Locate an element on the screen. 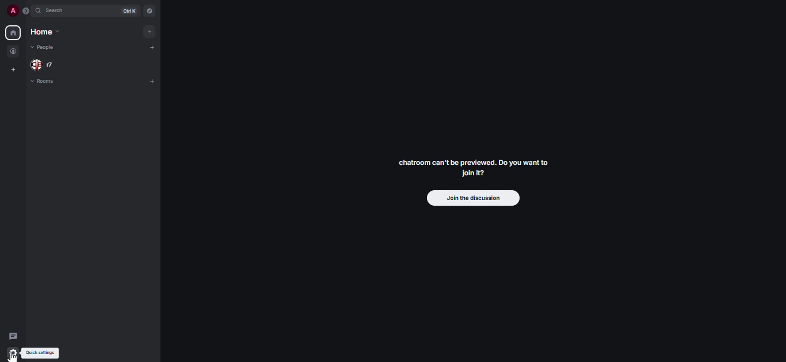 This screenshot has width=786, height=362. home is located at coordinates (12, 33).